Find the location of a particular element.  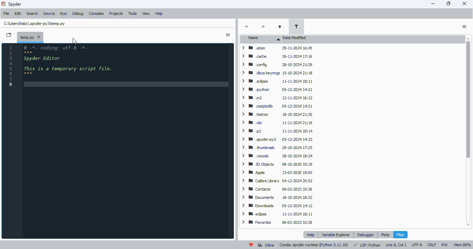

line numbers is located at coordinates (11, 66).